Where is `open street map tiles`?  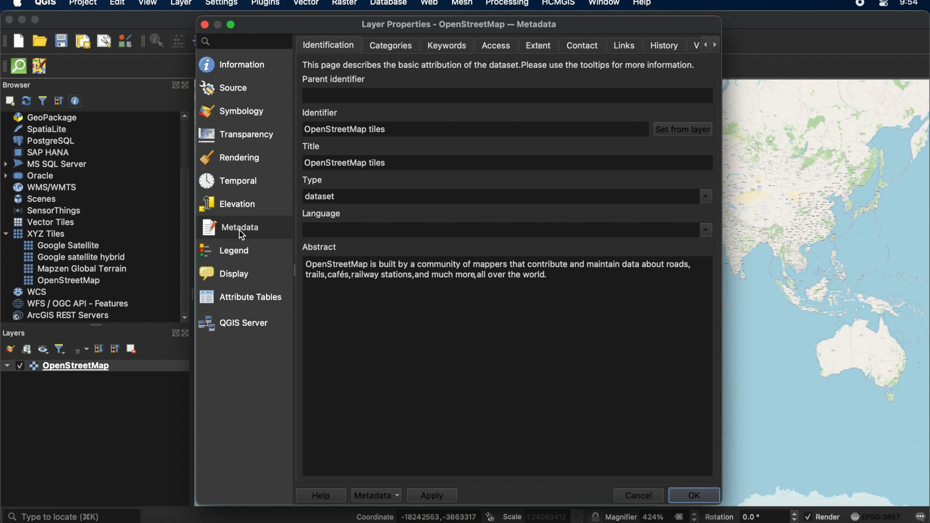
open street map tiles is located at coordinates (346, 162).